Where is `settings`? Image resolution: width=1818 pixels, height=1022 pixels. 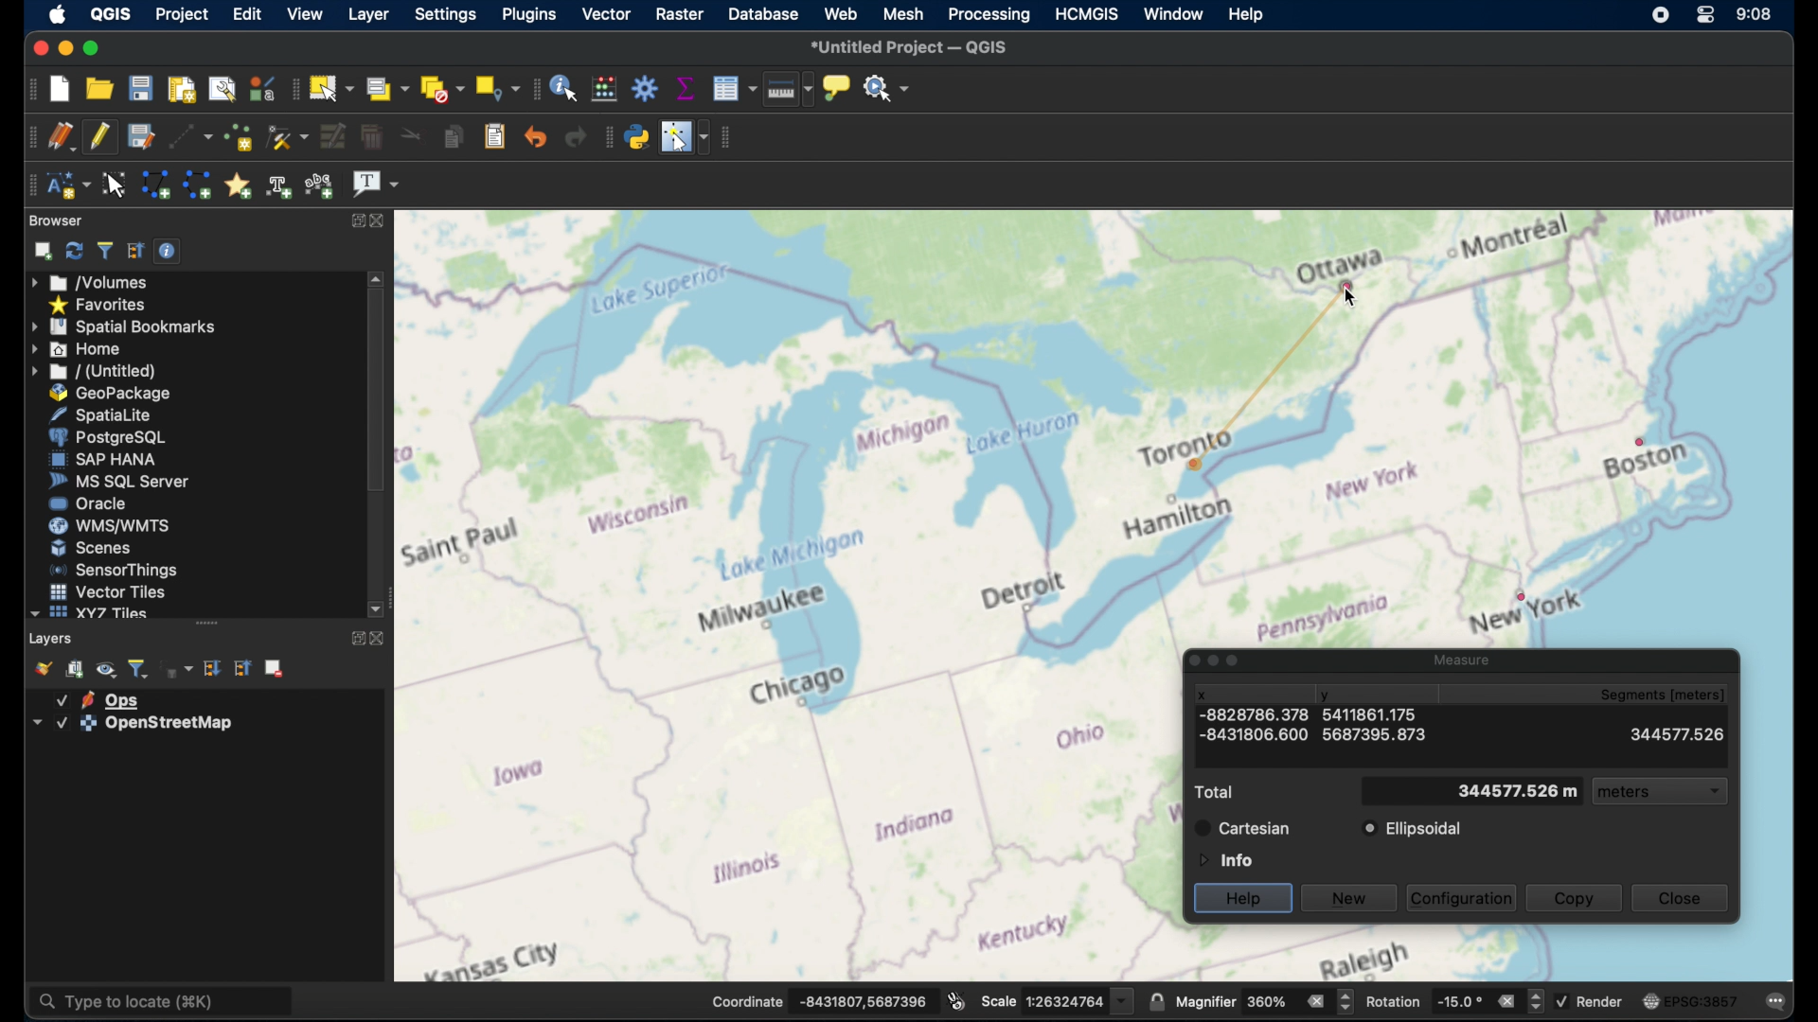 settings is located at coordinates (445, 16).